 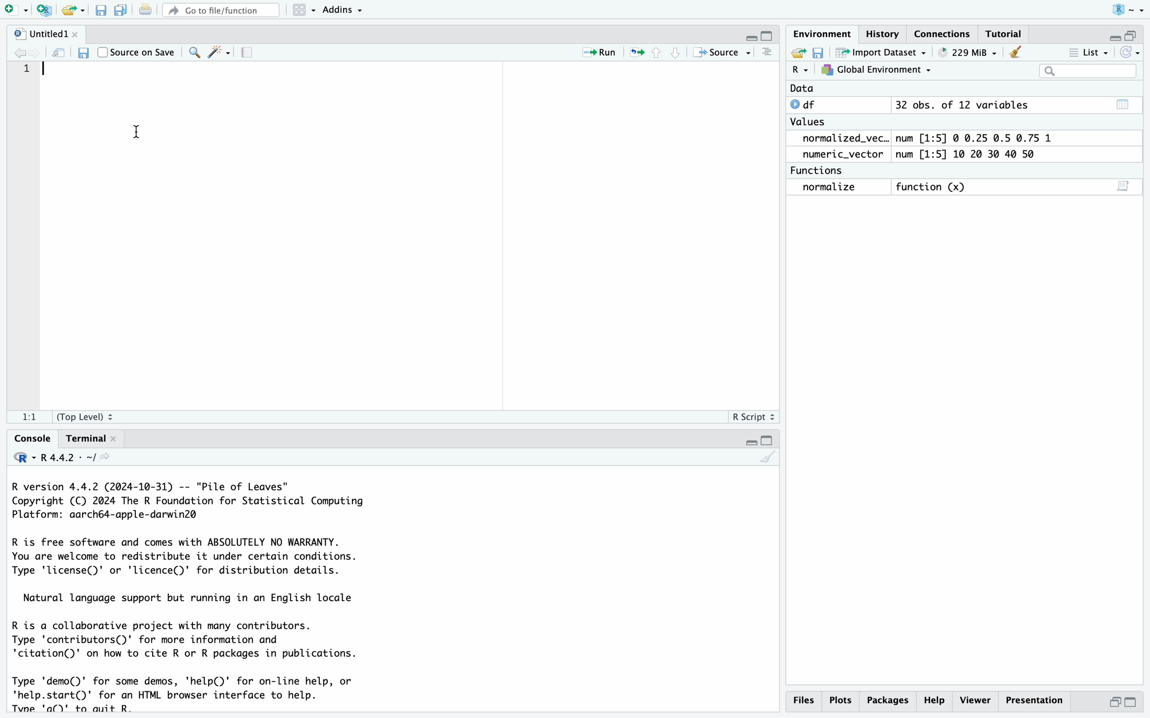 I want to click on History, so click(x=883, y=34).